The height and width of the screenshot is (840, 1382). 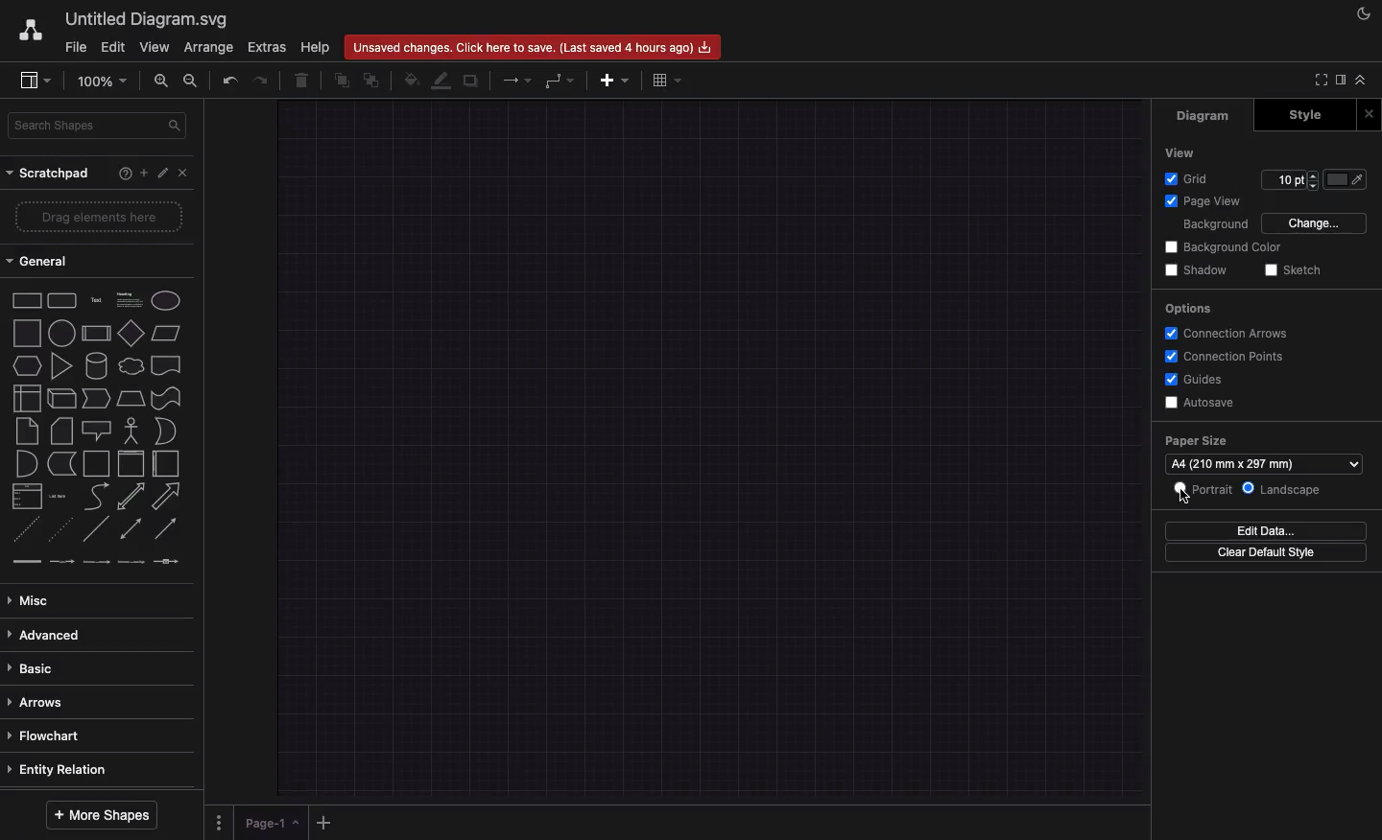 What do you see at coordinates (515, 81) in the screenshot?
I see `Arrow` at bounding box center [515, 81].